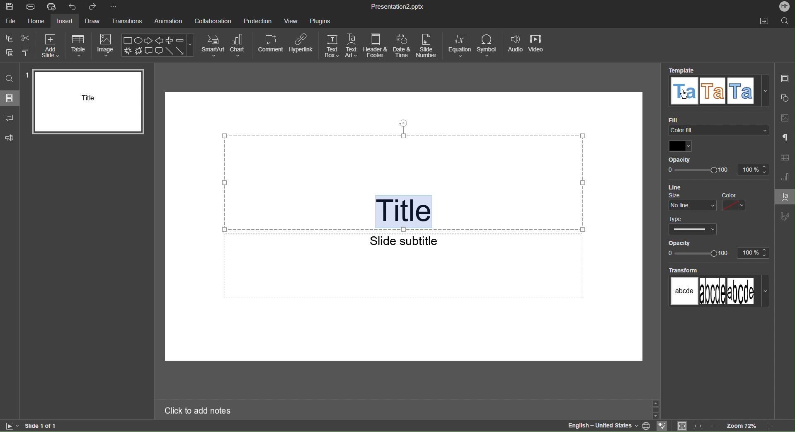 The height and width of the screenshot is (432, 795). What do you see at coordinates (94, 7) in the screenshot?
I see `Redo` at bounding box center [94, 7].